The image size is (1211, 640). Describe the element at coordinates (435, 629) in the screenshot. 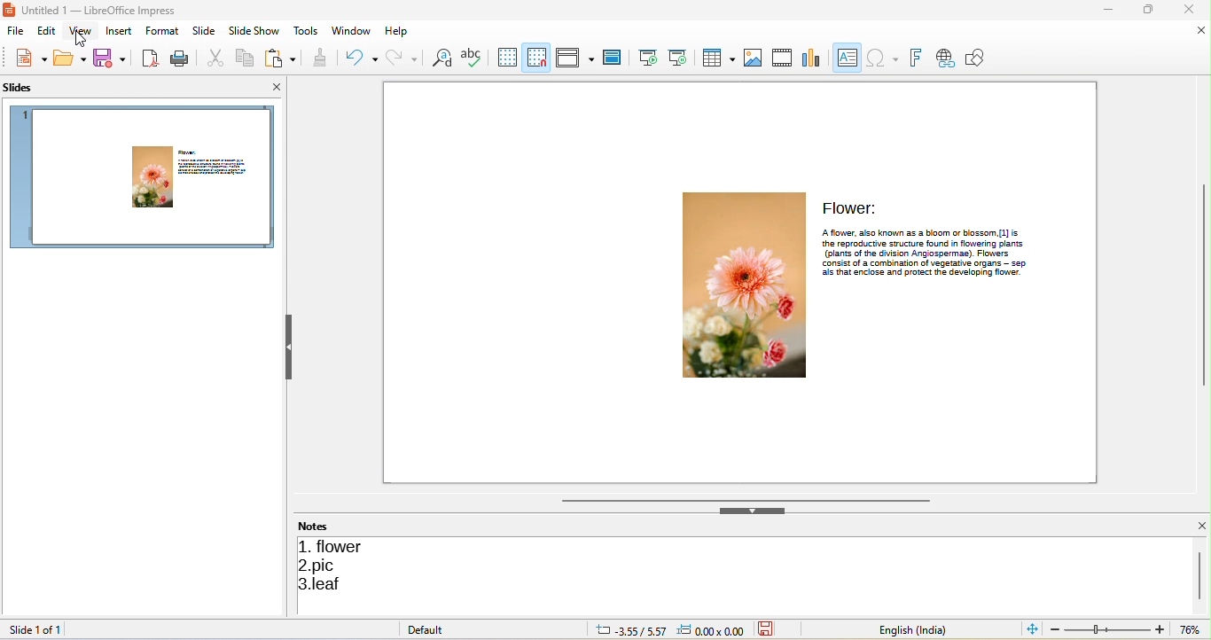

I see `default` at that location.